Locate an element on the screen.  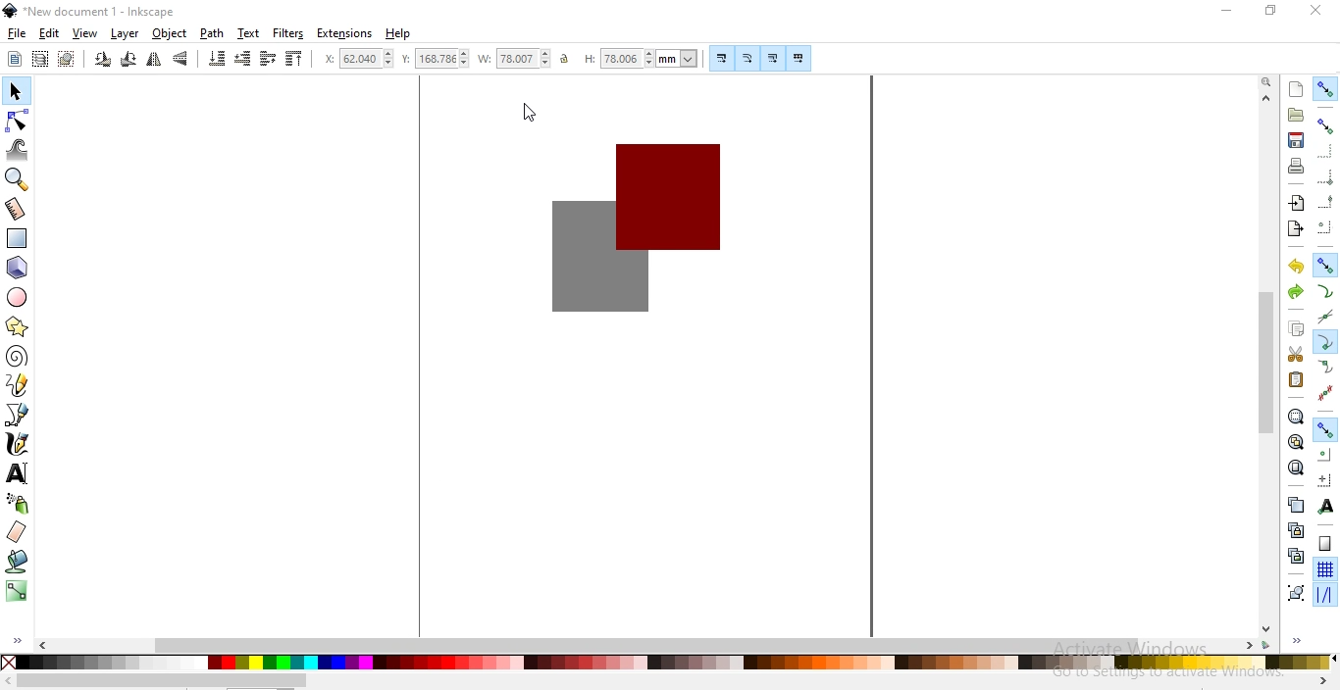
measurement tool is located at coordinates (17, 209).